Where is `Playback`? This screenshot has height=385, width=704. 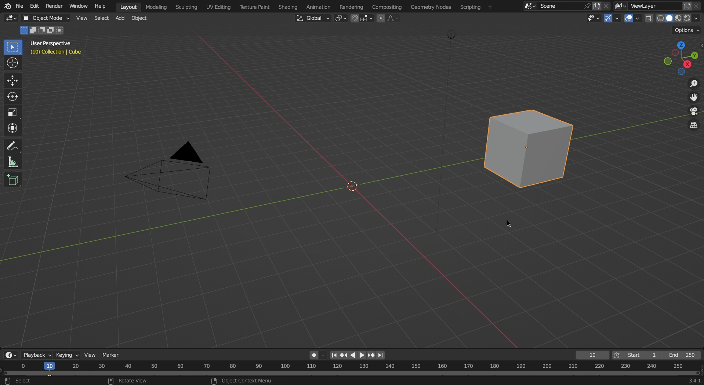 Playback is located at coordinates (35, 355).